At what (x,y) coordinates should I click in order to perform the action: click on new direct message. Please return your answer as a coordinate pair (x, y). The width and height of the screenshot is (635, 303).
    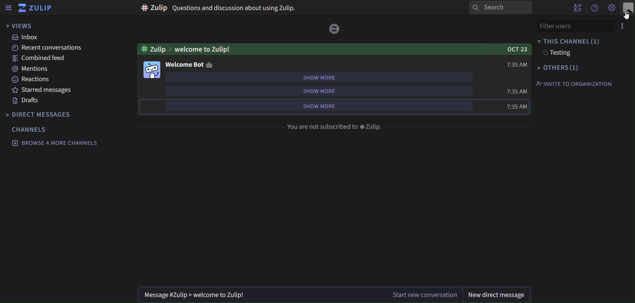
    Looking at the image, I should click on (499, 292).